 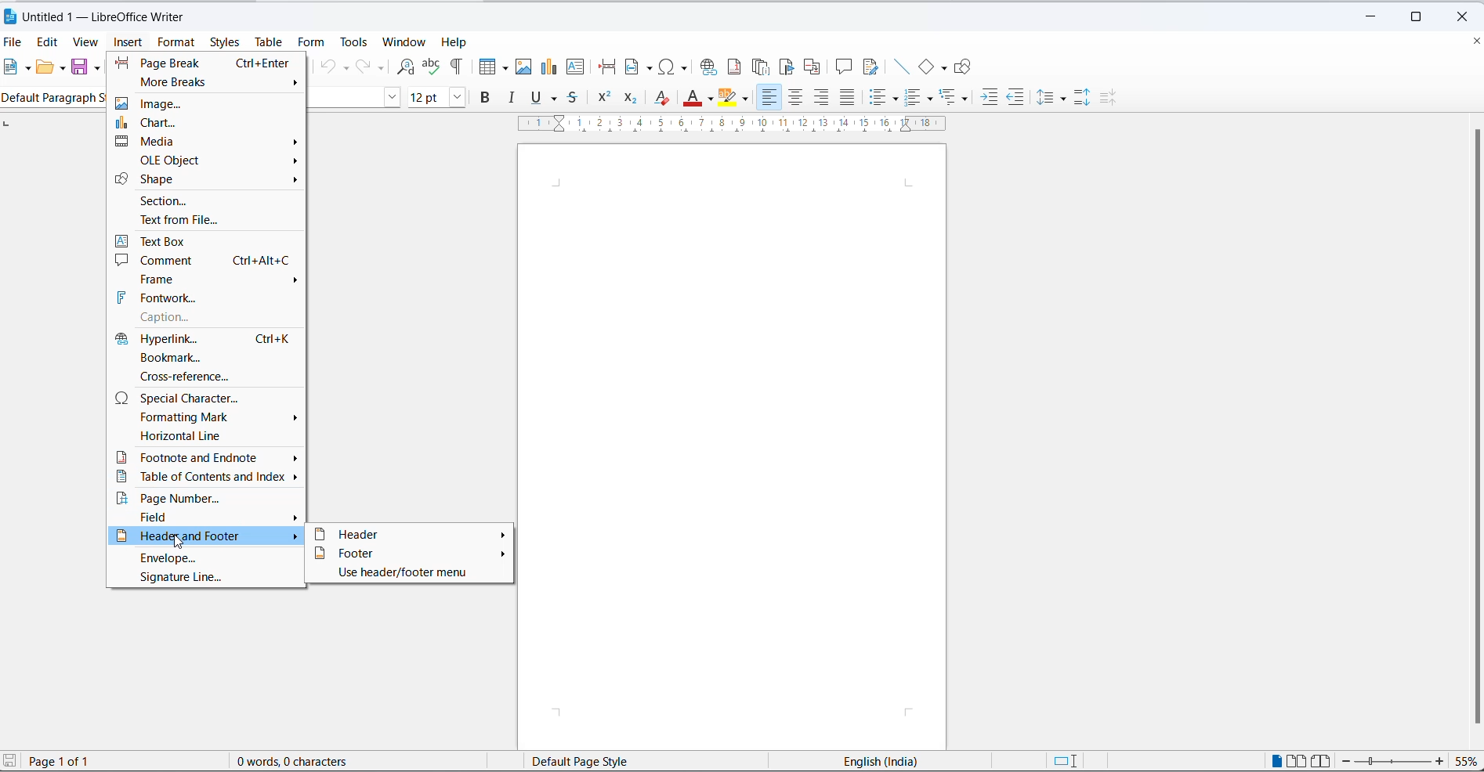 I want to click on file, so click(x=14, y=43).